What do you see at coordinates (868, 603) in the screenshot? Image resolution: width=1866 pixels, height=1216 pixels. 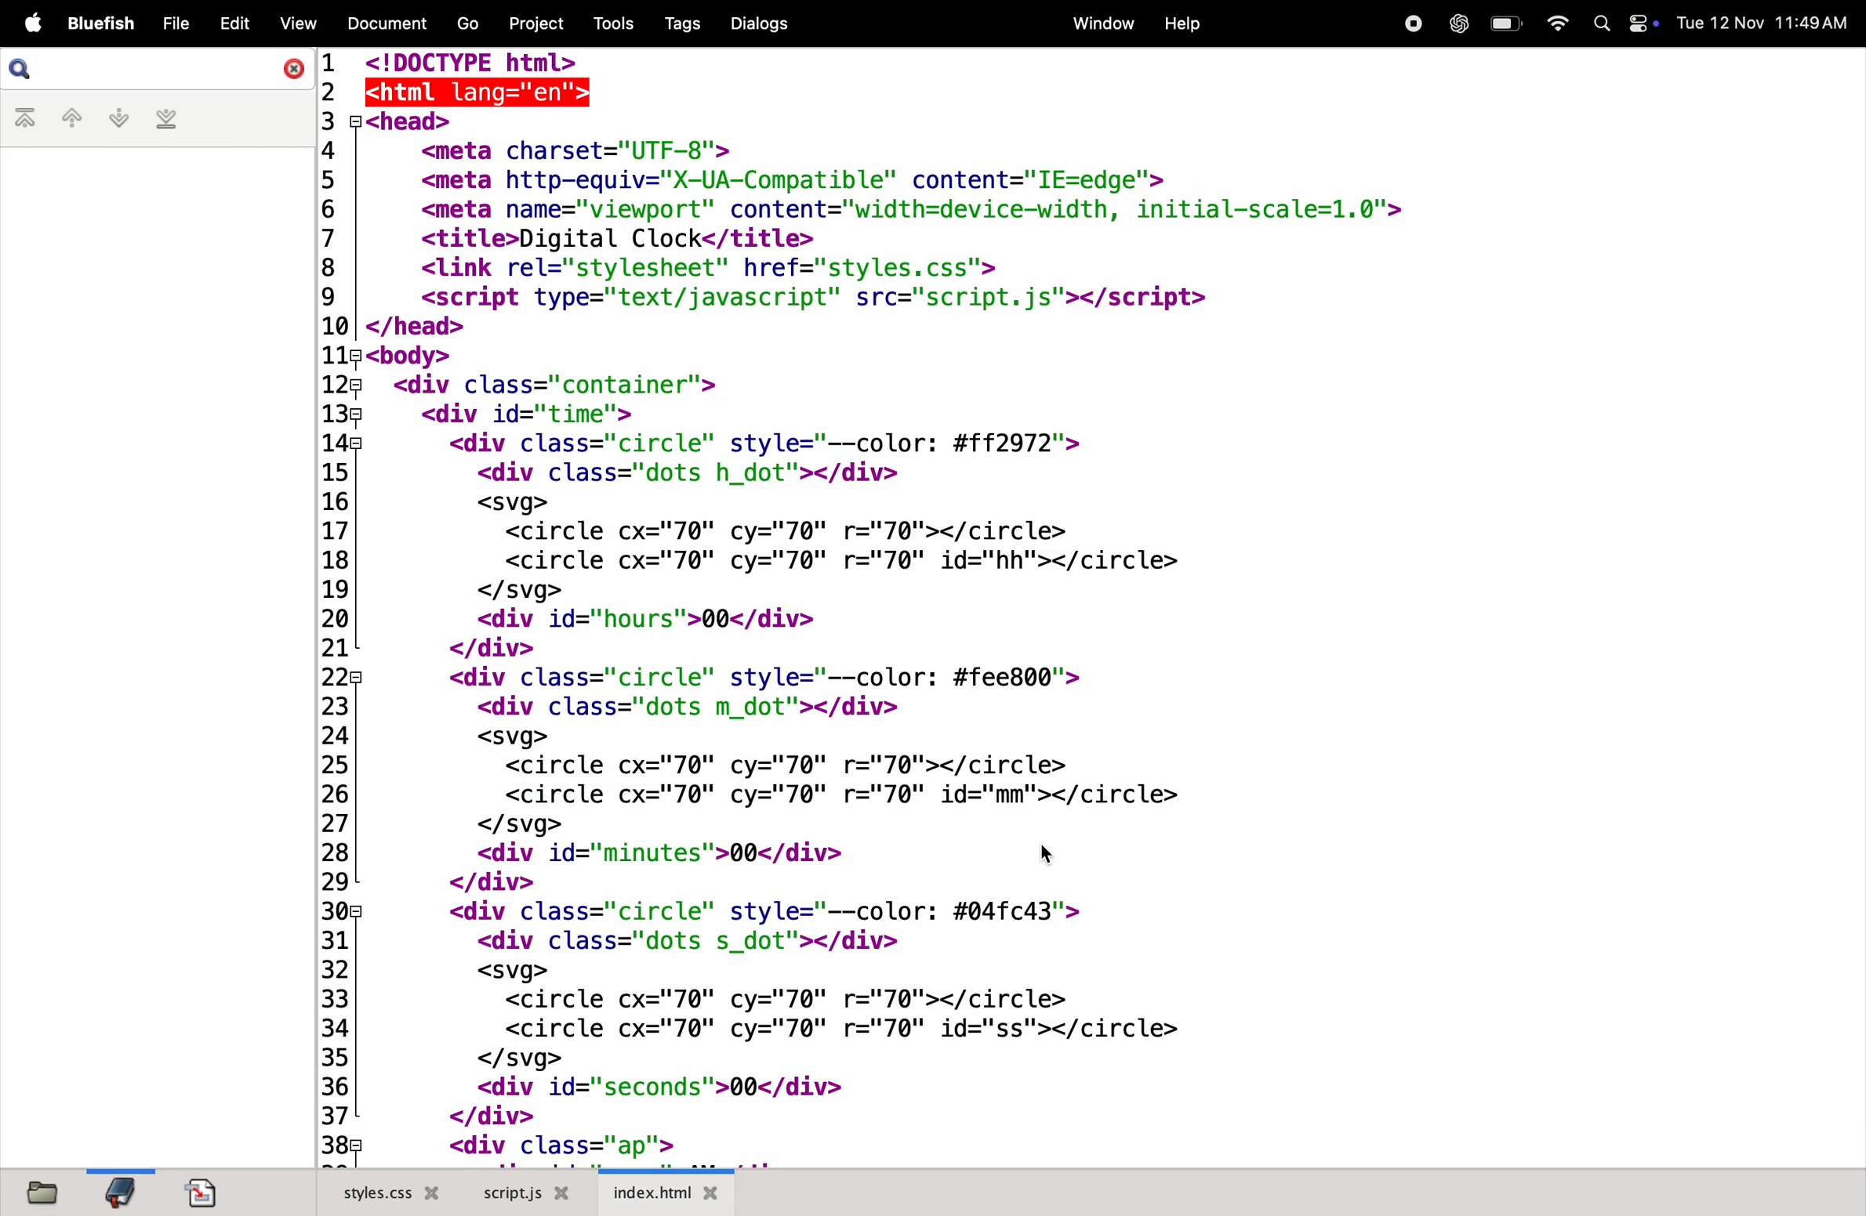 I see `code block` at bounding box center [868, 603].